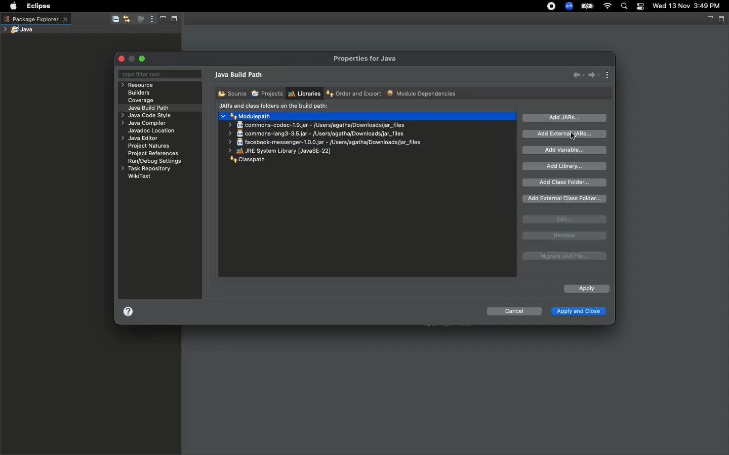 The width and height of the screenshot is (729, 455). Describe the element at coordinates (36, 6) in the screenshot. I see `Eclipse` at that location.